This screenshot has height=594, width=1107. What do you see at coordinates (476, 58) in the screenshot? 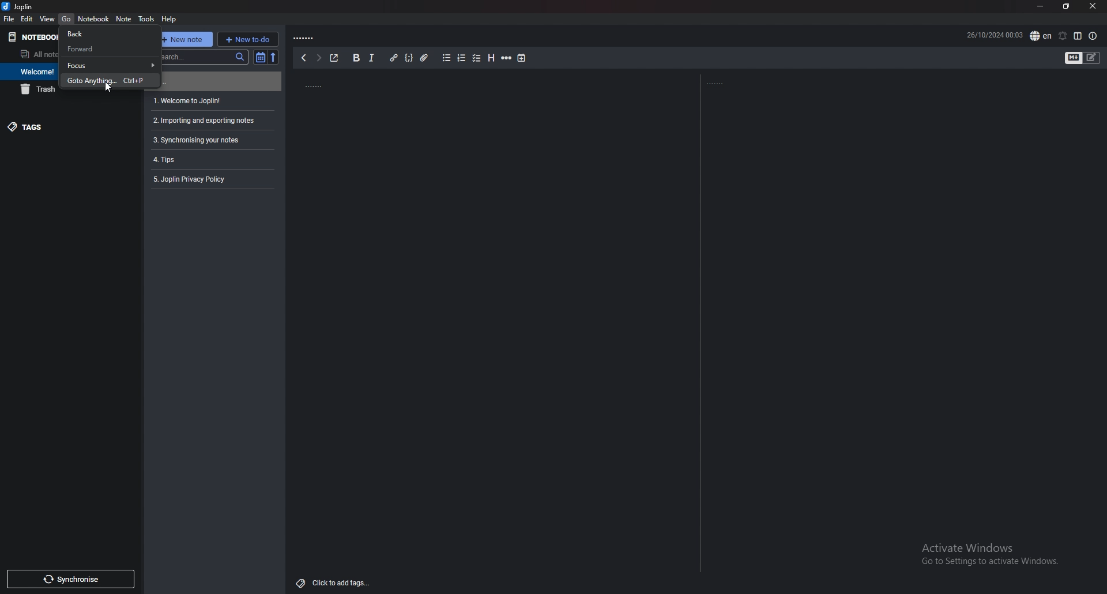
I see `checkbox` at bounding box center [476, 58].